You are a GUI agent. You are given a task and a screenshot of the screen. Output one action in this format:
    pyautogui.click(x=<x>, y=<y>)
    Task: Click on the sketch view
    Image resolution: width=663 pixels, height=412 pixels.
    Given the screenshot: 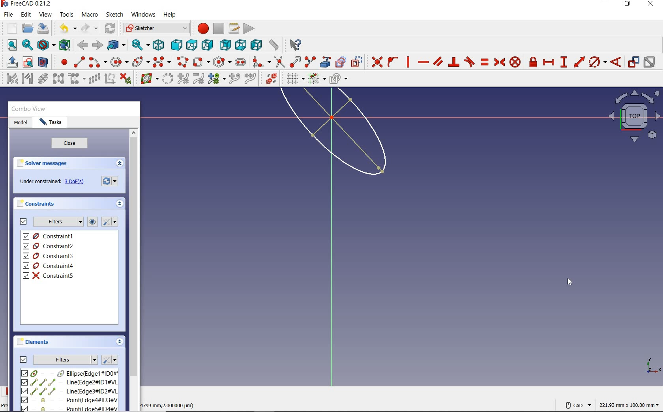 What is the action you would take?
    pyautogui.click(x=633, y=116)
    